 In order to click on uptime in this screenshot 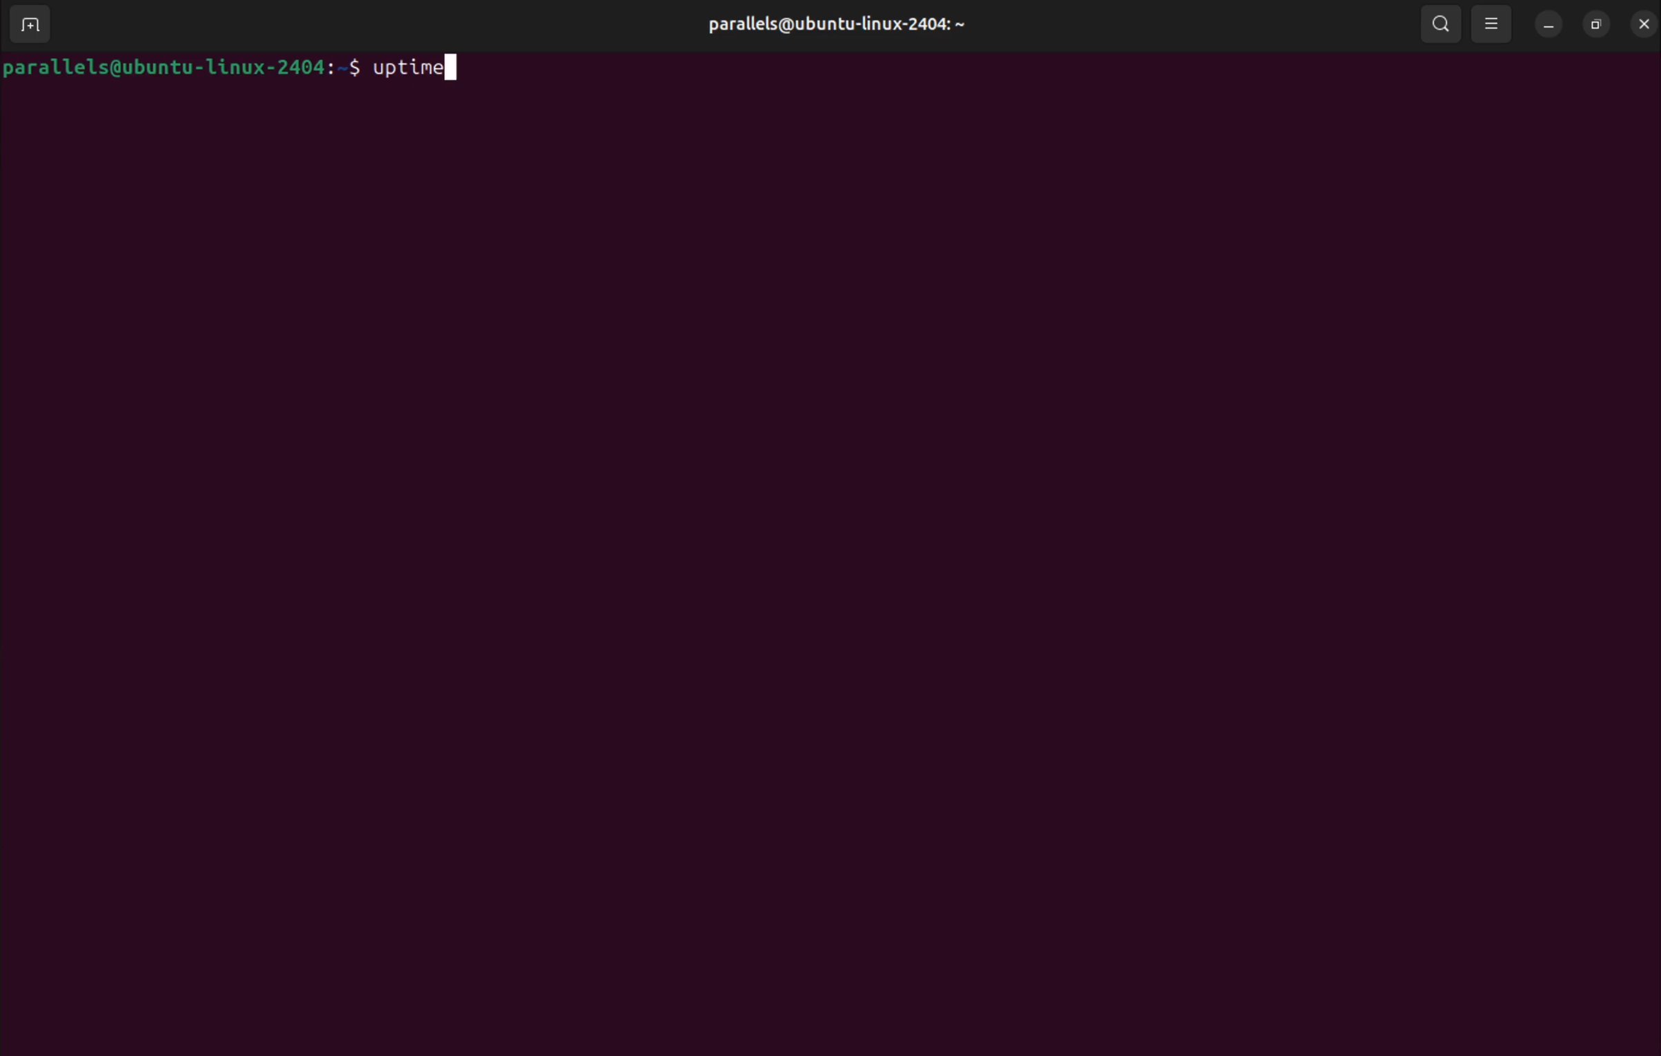, I will do `click(421, 70)`.